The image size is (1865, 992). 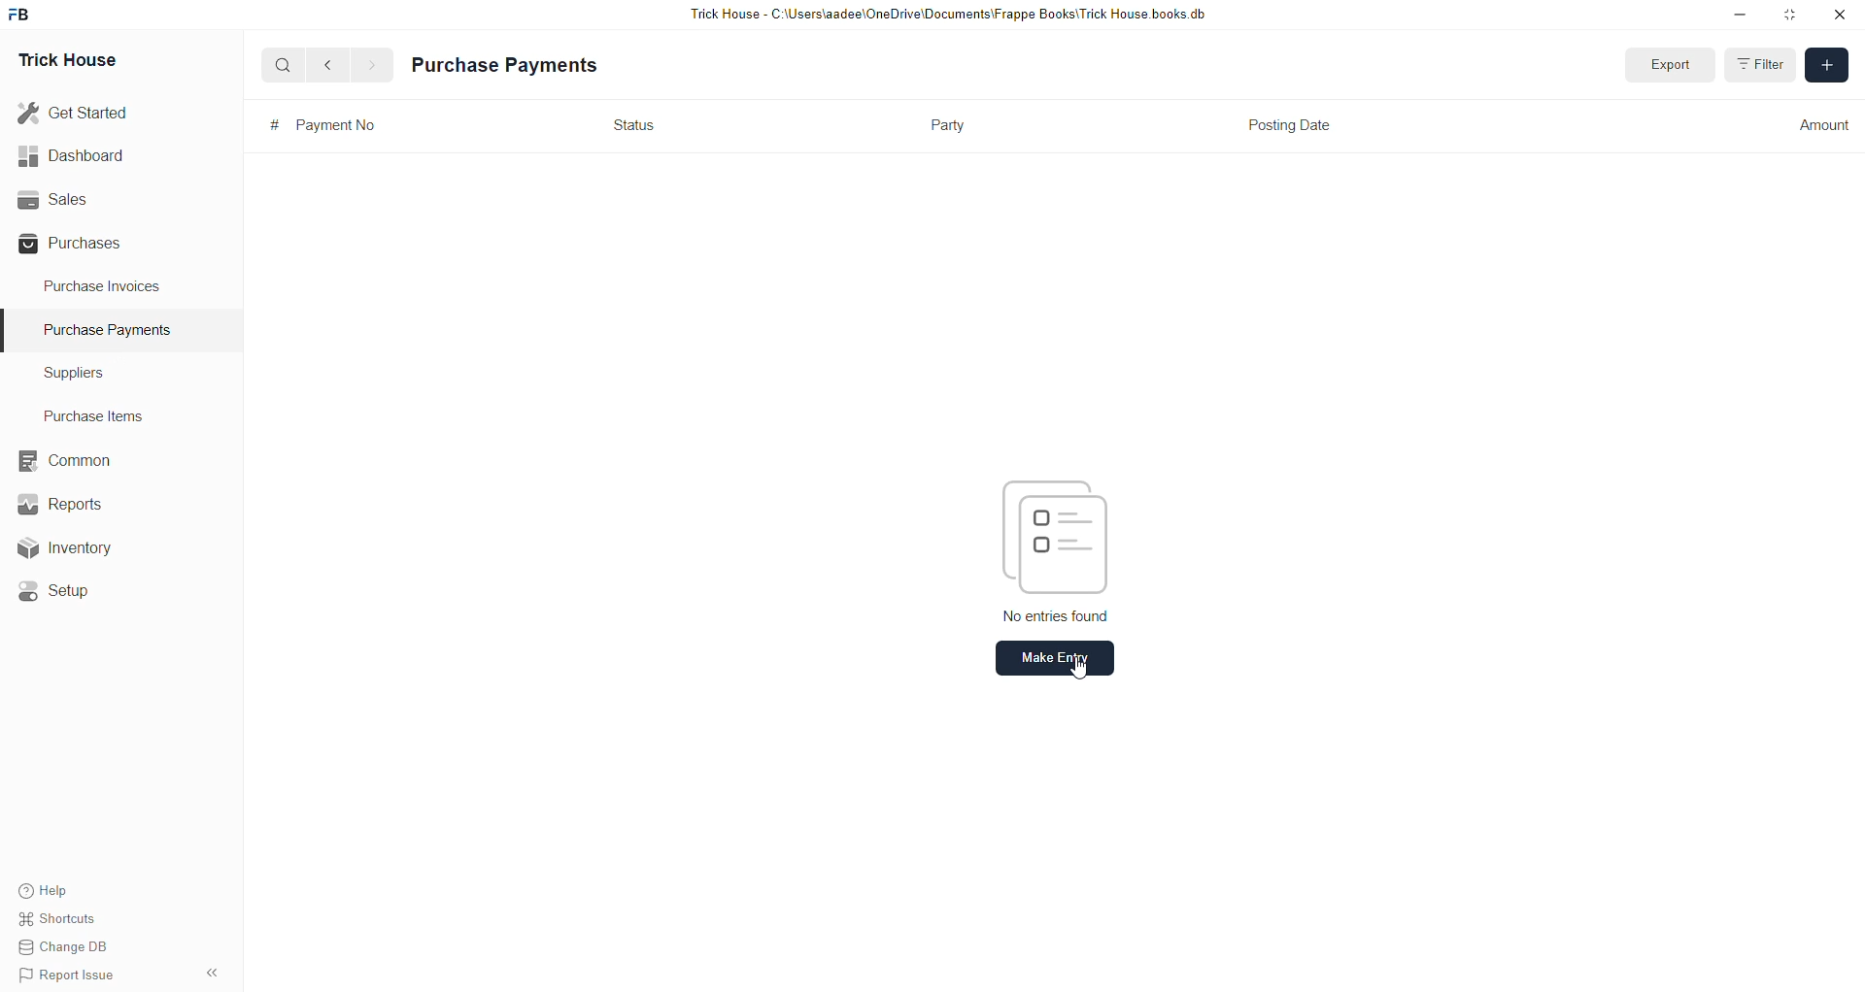 What do you see at coordinates (75, 155) in the screenshot?
I see `Dashboard` at bounding box center [75, 155].